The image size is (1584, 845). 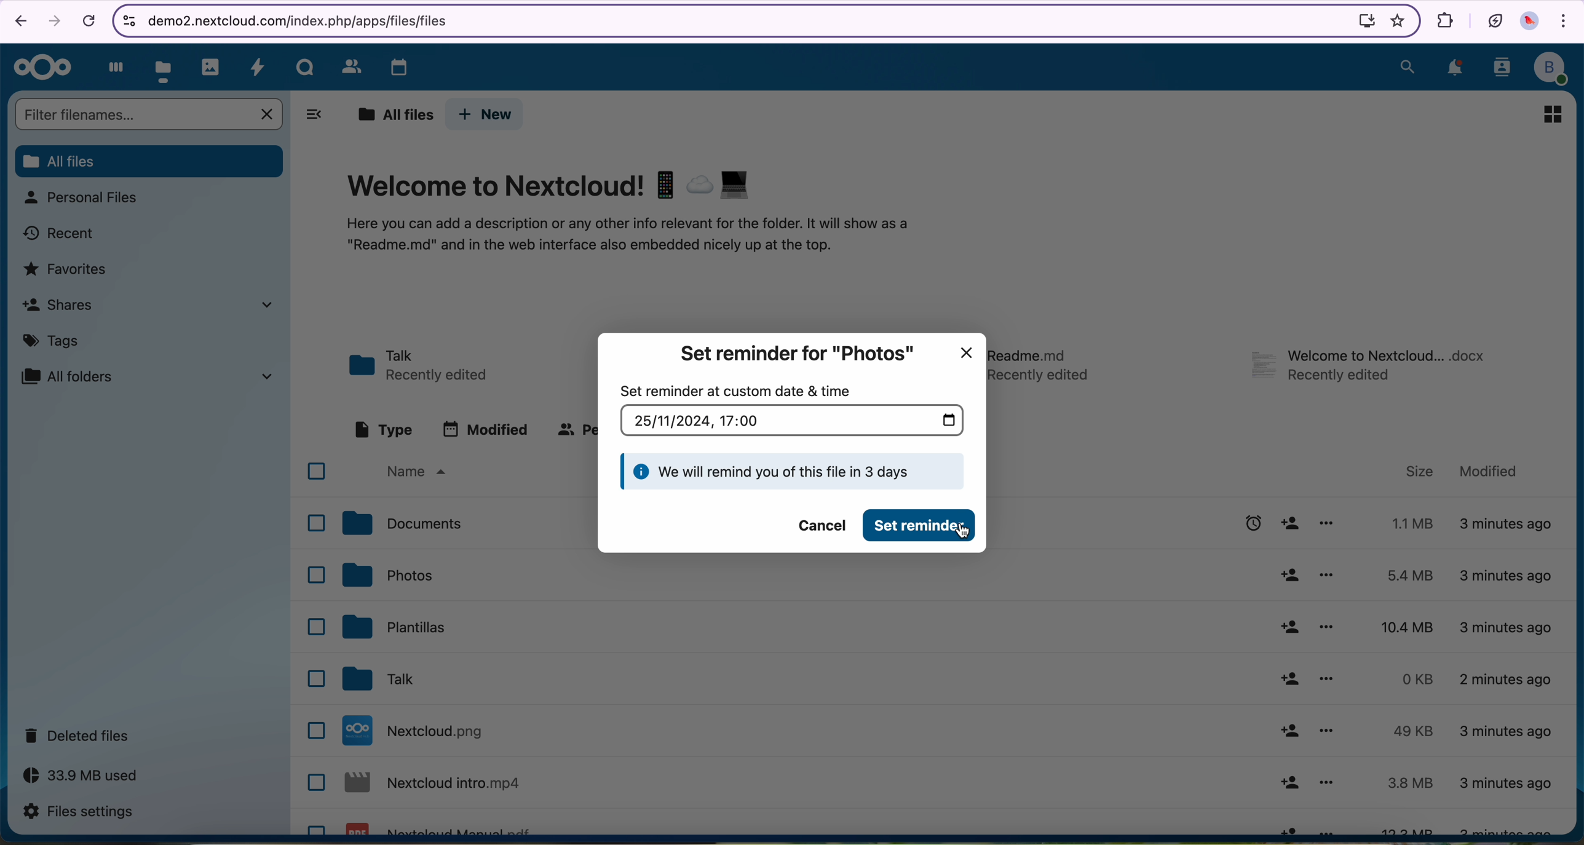 What do you see at coordinates (487, 114) in the screenshot?
I see `new button` at bounding box center [487, 114].